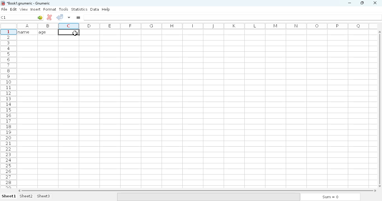 The height and width of the screenshot is (201, 382). I want to click on view, so click(24, 9).